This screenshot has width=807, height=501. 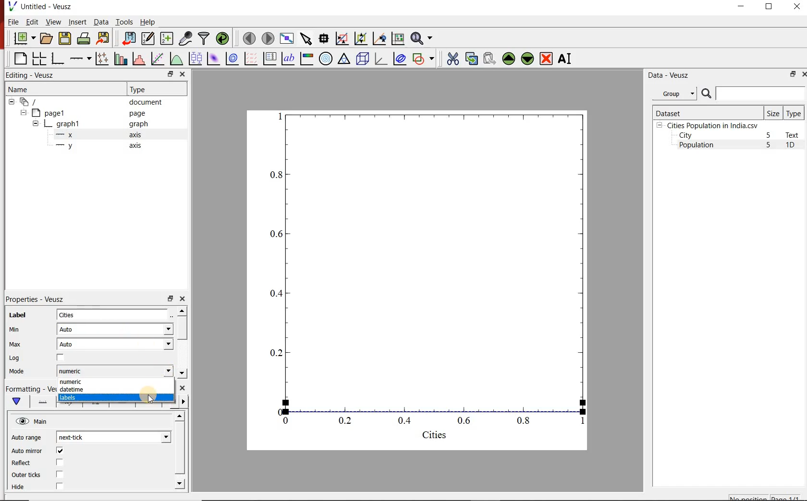 What do you see at coordinates (65, 37) in the screenshot?
I see `save the document` at bounding box center [65, 37].